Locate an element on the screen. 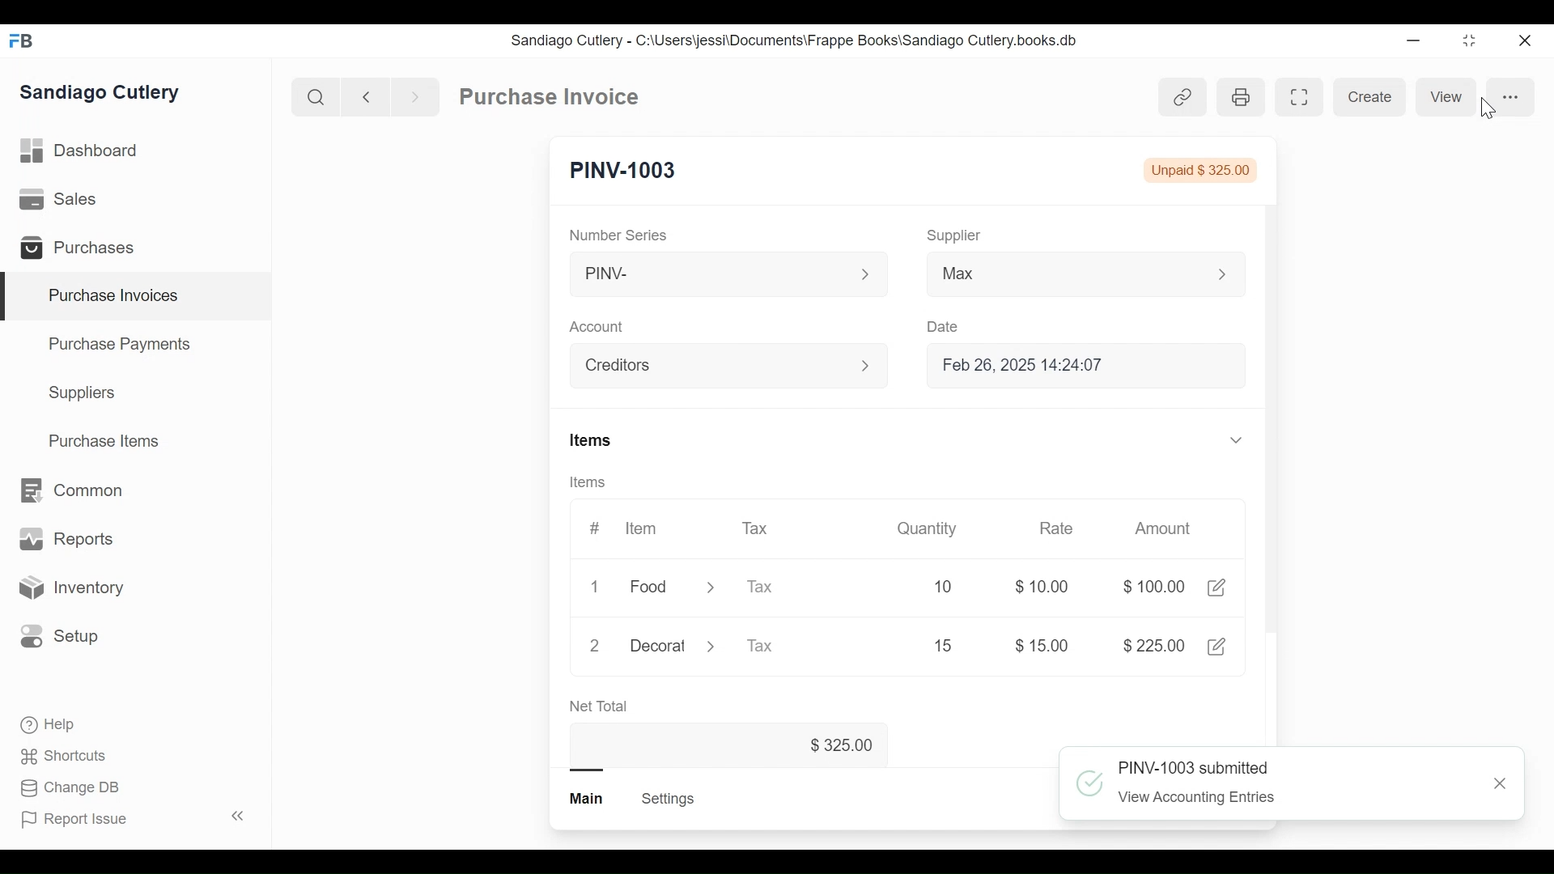 This screenshot has height=874, width=1554. Sales is located at coordinates (62, 200).